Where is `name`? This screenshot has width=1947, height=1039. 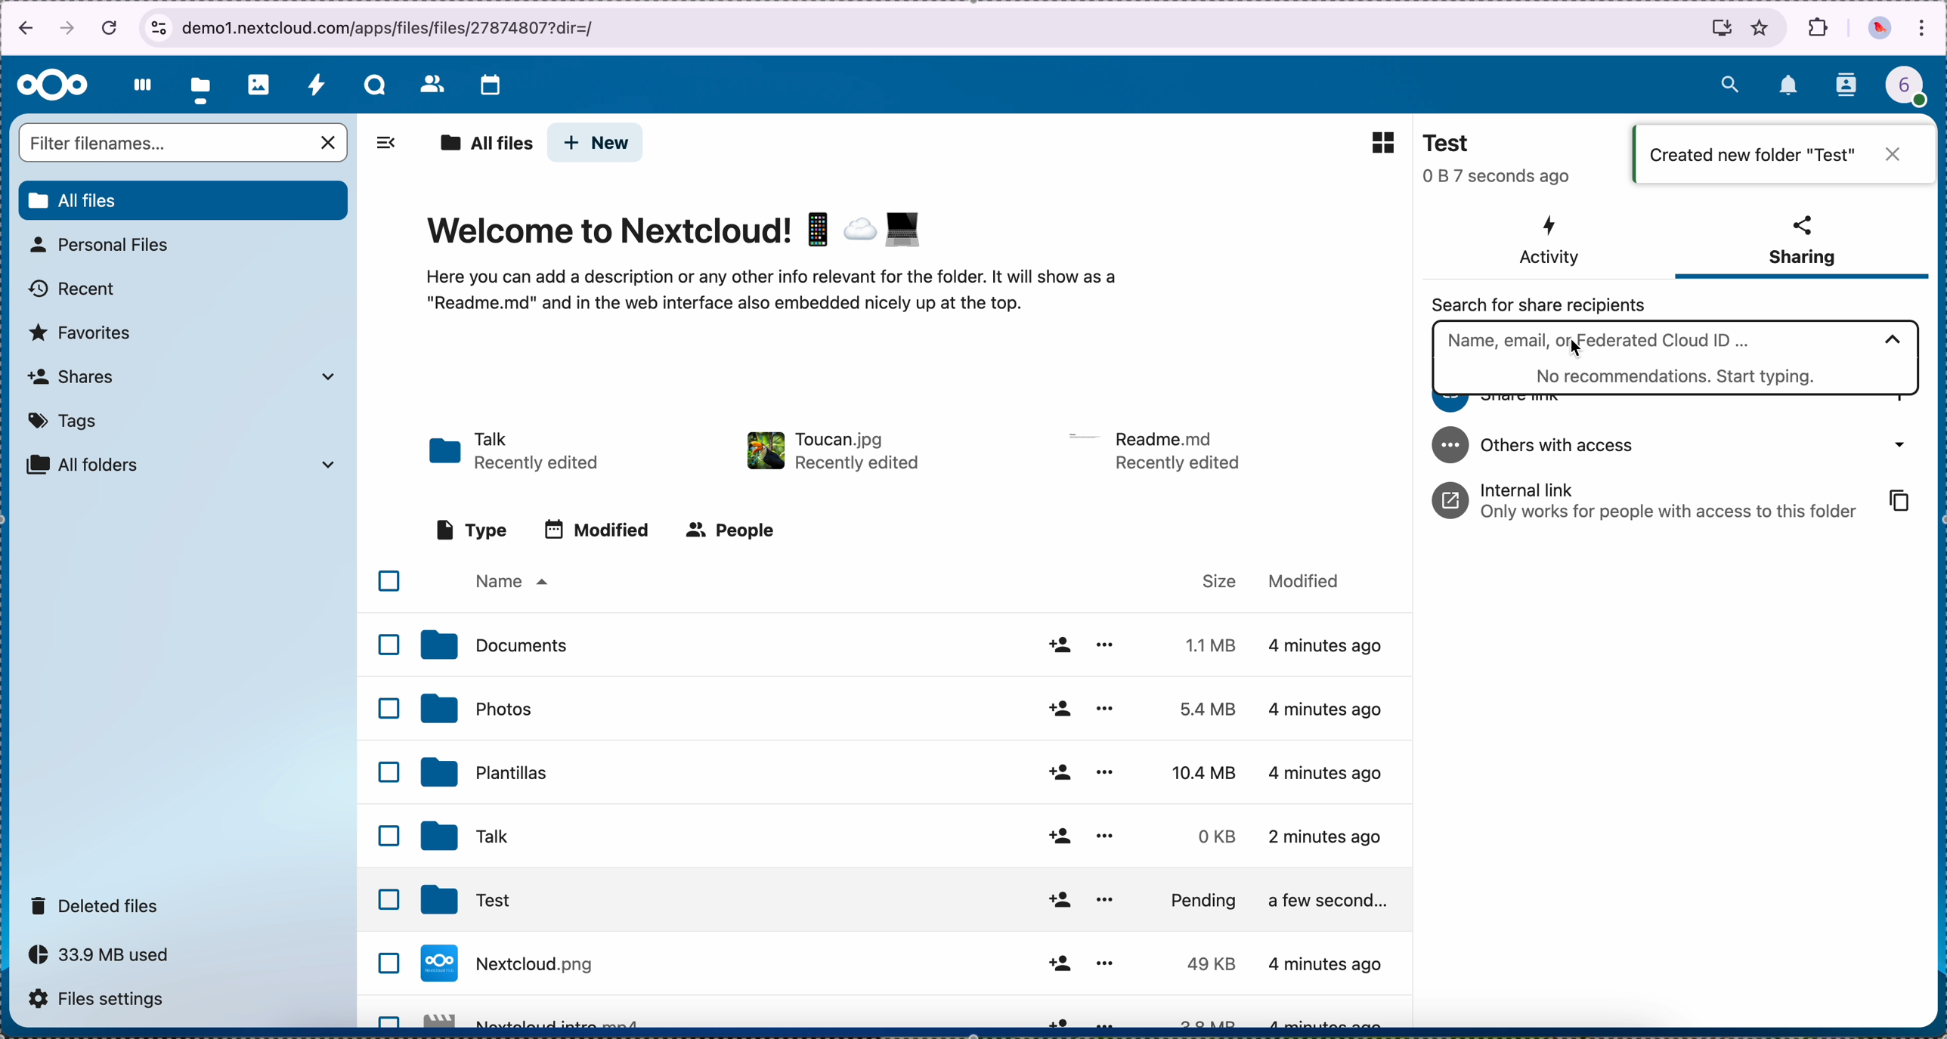 name is located at coordinates (509, 583).